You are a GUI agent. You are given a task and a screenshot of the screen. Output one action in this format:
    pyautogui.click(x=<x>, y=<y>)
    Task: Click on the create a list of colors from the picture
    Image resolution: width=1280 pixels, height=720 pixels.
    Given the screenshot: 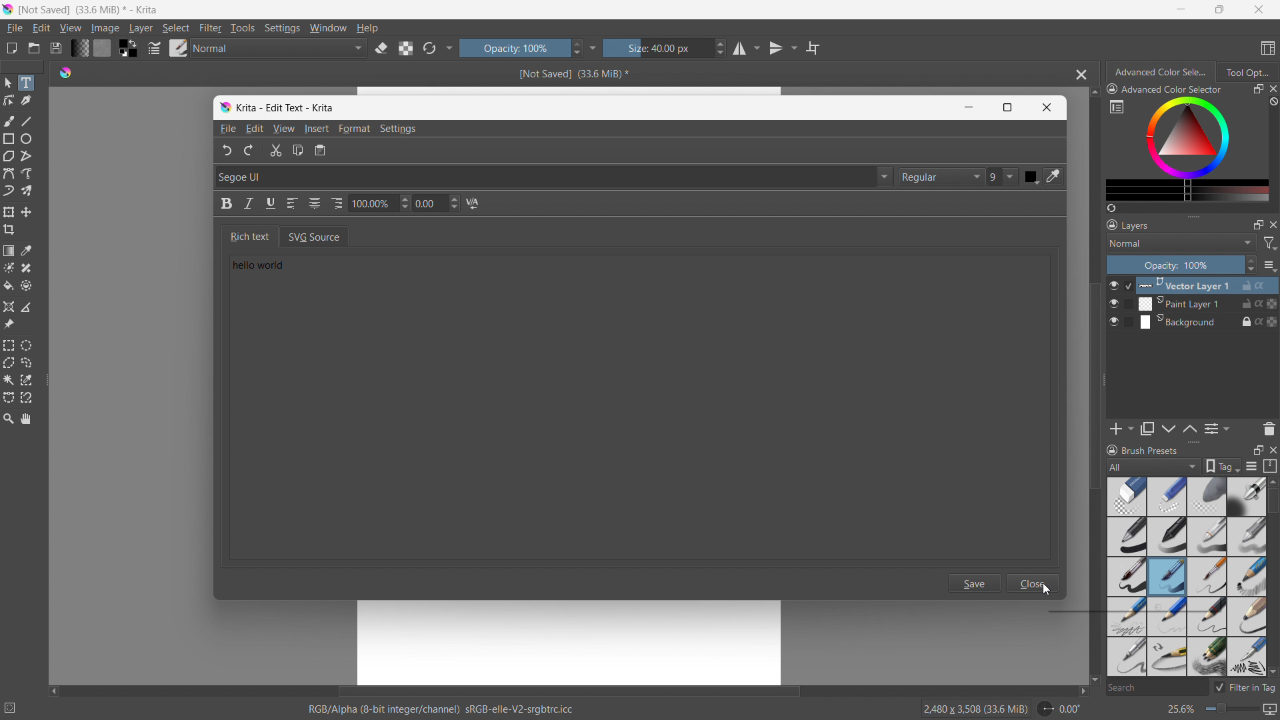 What is the action you would take?
    pyautogui.click(x=1111, y=208)
    